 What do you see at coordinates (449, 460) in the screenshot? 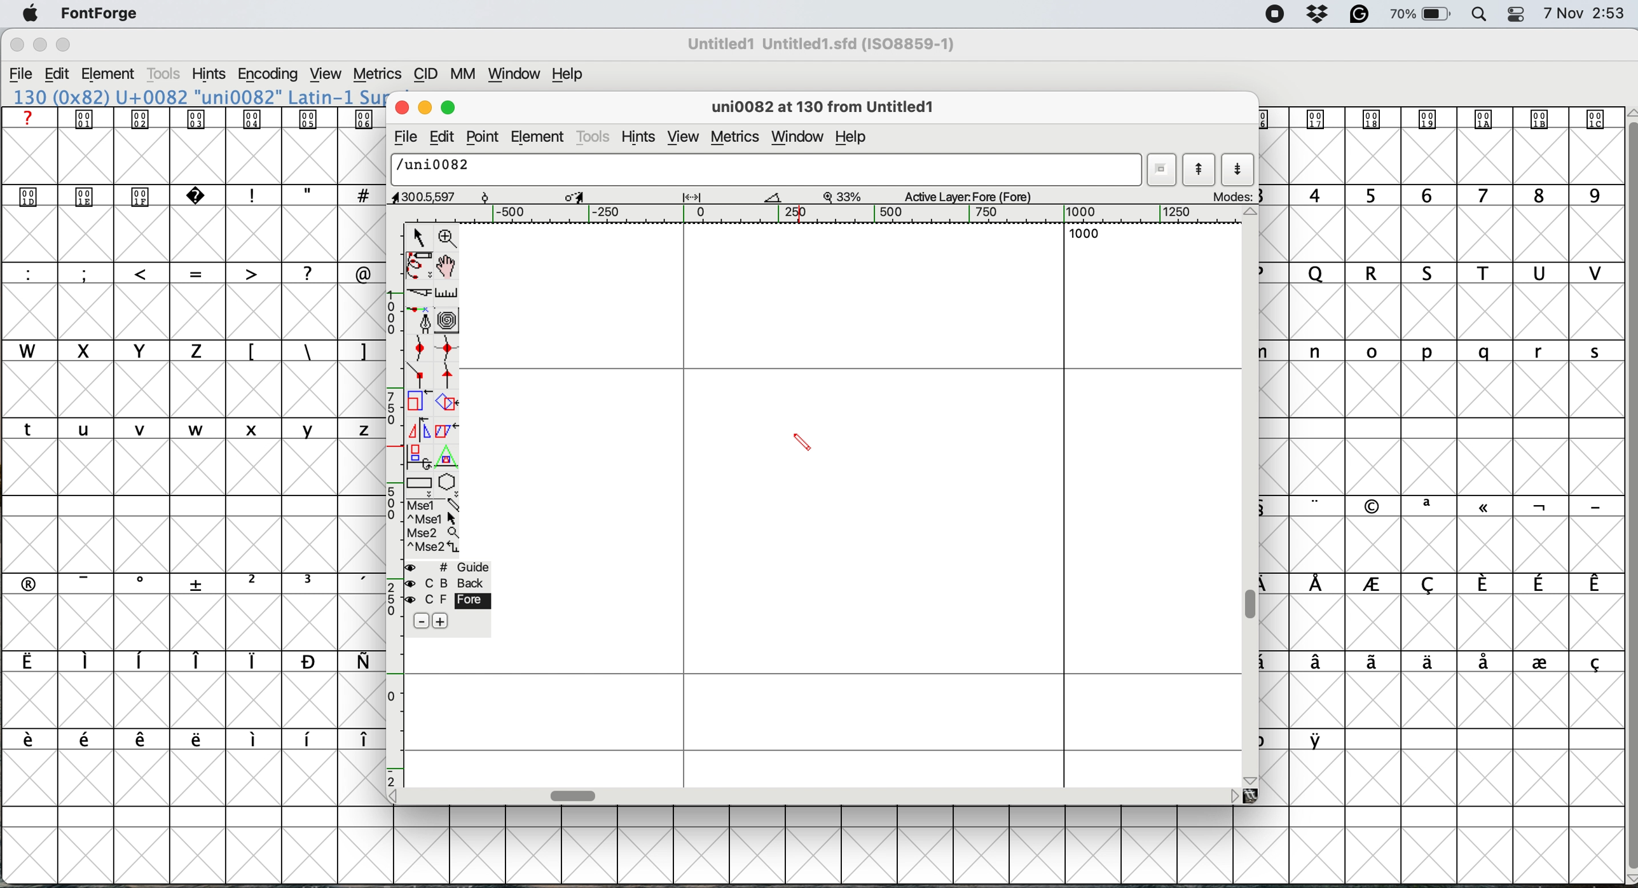
I see `perform a perspective transformation on selection` at bounding box center [449, 460].